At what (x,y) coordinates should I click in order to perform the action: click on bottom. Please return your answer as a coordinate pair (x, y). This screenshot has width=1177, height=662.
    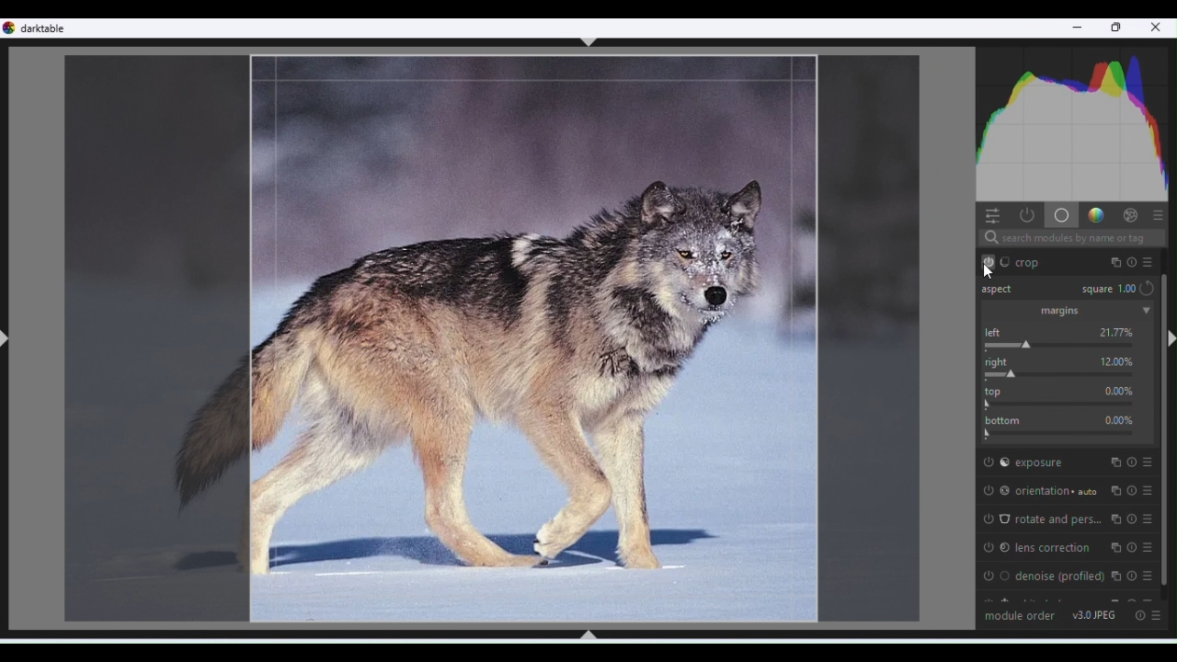
    Looking at the image, I should click on (1068, 432).